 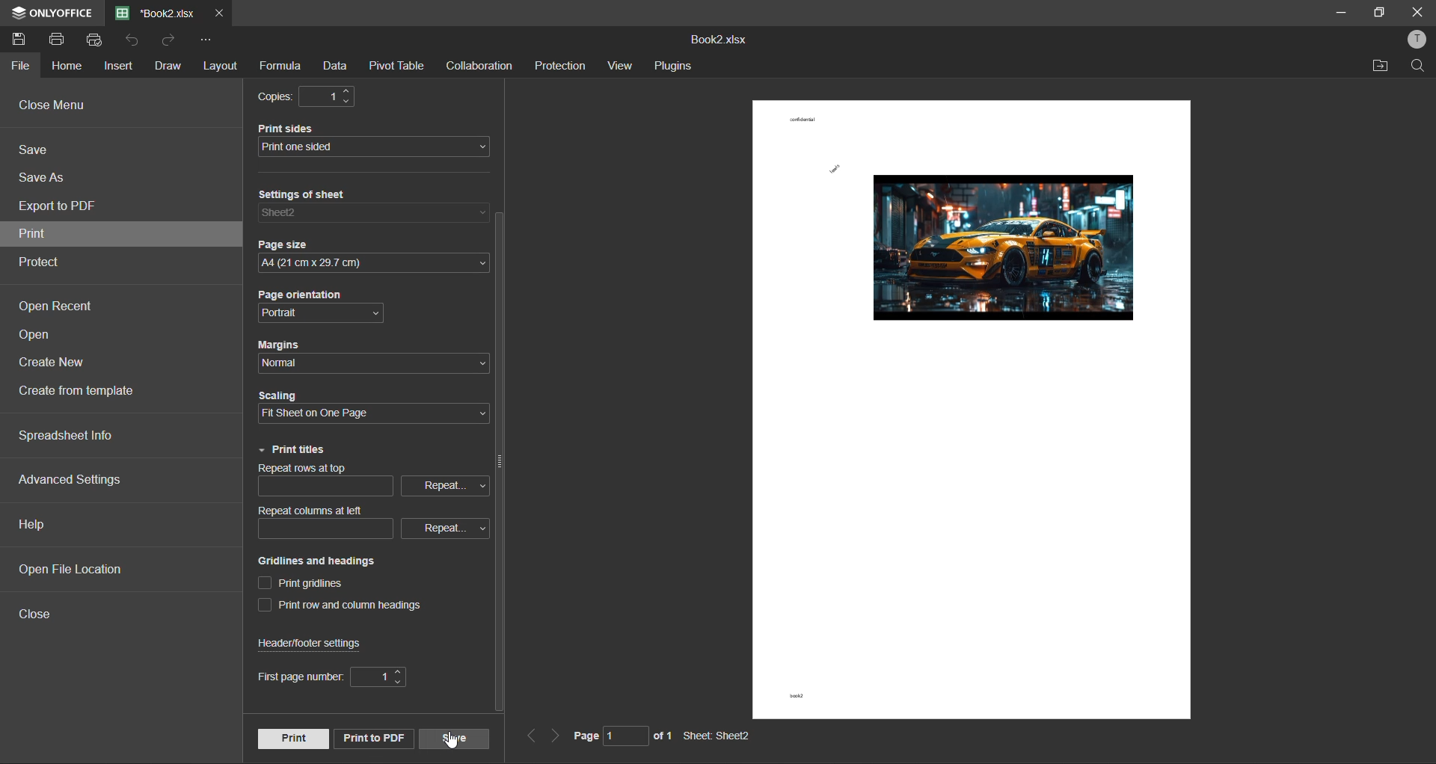 What do you see at coordinates (62, 204) in the screenshot?
I see `export to pdf` at bounding box center [62, 204].